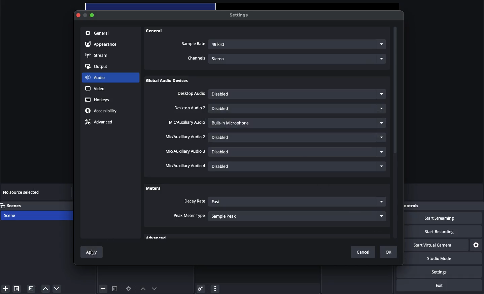 This screenshot has height=294, width=484. What do you see at coordinates (439, 286) in the screenshot?
I see `Exit` at bounding box center [439, 286].